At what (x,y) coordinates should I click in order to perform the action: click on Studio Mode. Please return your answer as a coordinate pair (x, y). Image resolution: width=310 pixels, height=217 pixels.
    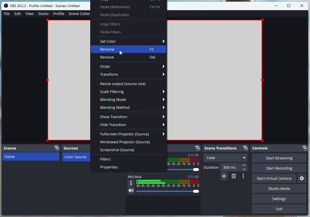
    Looking at the image, I should click on (262, 189).